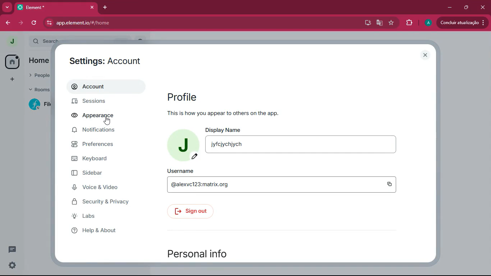 The image size is (491, 276). What do you see at coordinates (303, 144) in the screenshot?
I see `display name` at bounding box center [303, 144].